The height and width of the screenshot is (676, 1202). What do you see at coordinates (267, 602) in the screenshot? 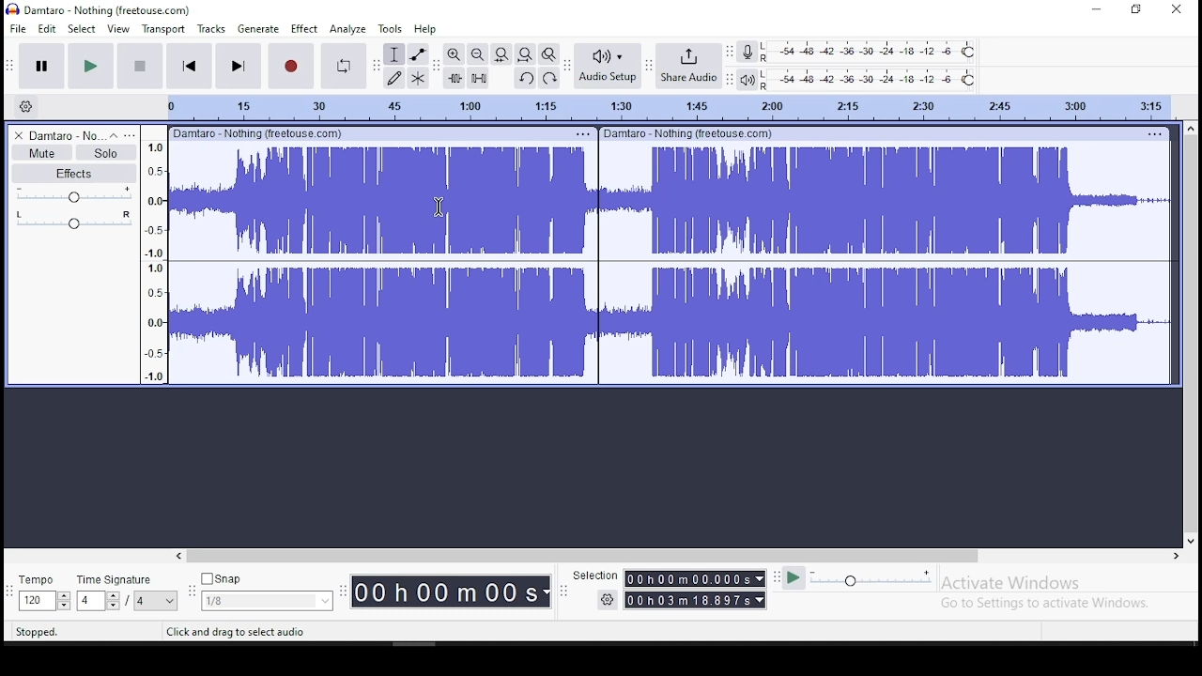
I see `snap` at bounding box center [267, 602].